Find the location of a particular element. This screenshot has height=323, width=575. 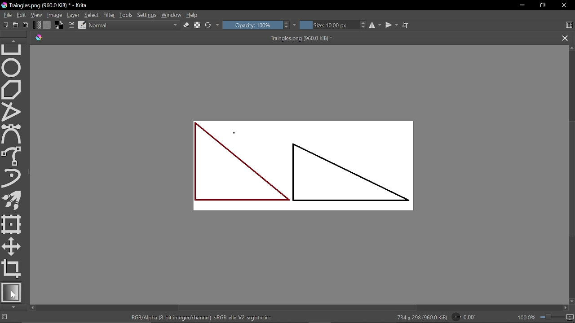

Vertical mirror is located at coordinates (392, 26).